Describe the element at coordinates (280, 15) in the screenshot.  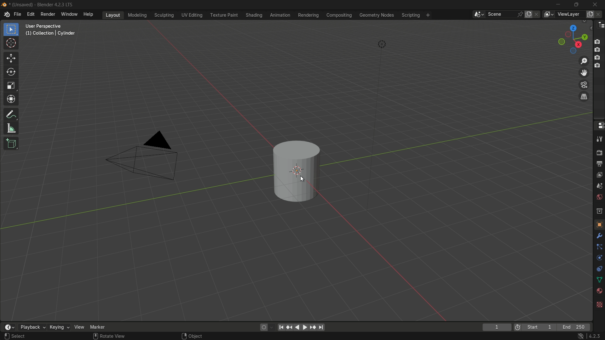
I see `animation` at that location.